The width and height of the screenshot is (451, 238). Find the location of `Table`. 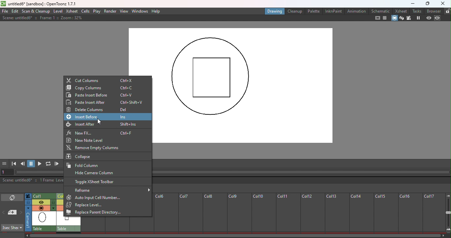

Table is located at coordinates (44, 229).